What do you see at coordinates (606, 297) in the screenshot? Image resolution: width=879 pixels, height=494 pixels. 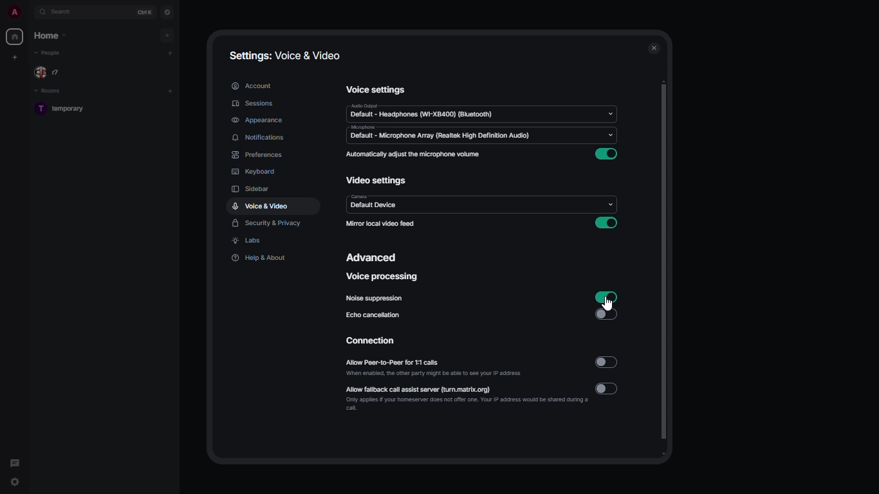 I see `enabled` at bounding box center [606, 297].